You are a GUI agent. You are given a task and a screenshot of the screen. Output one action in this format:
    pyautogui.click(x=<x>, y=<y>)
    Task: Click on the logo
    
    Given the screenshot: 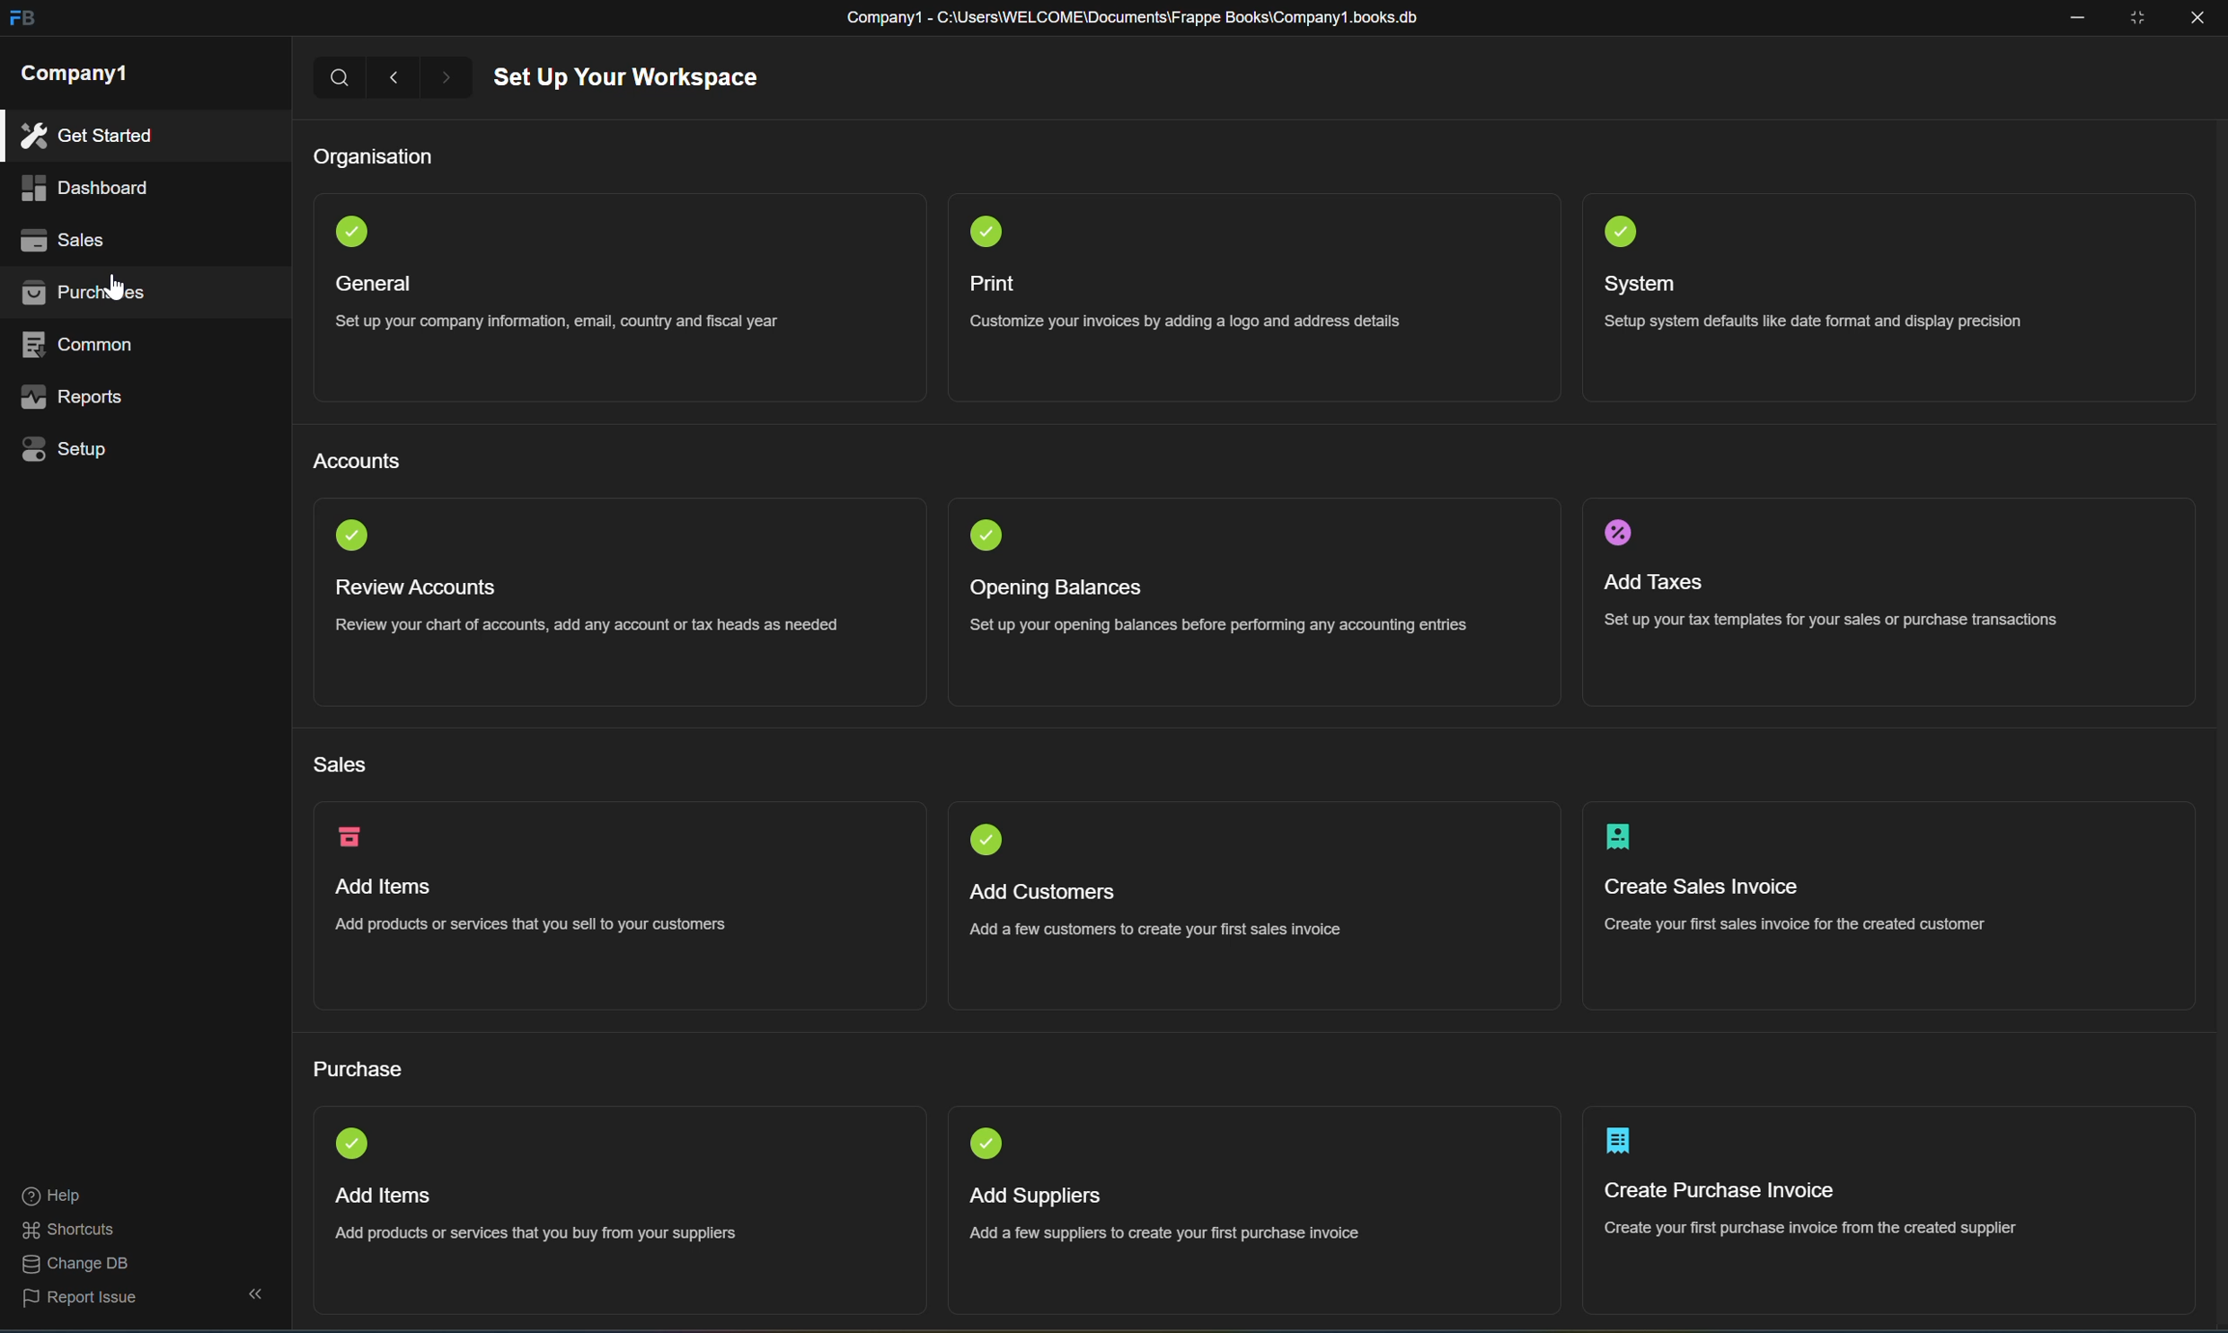 What is the action you would take?
    pyautogui.click(x=988, y=234)
    